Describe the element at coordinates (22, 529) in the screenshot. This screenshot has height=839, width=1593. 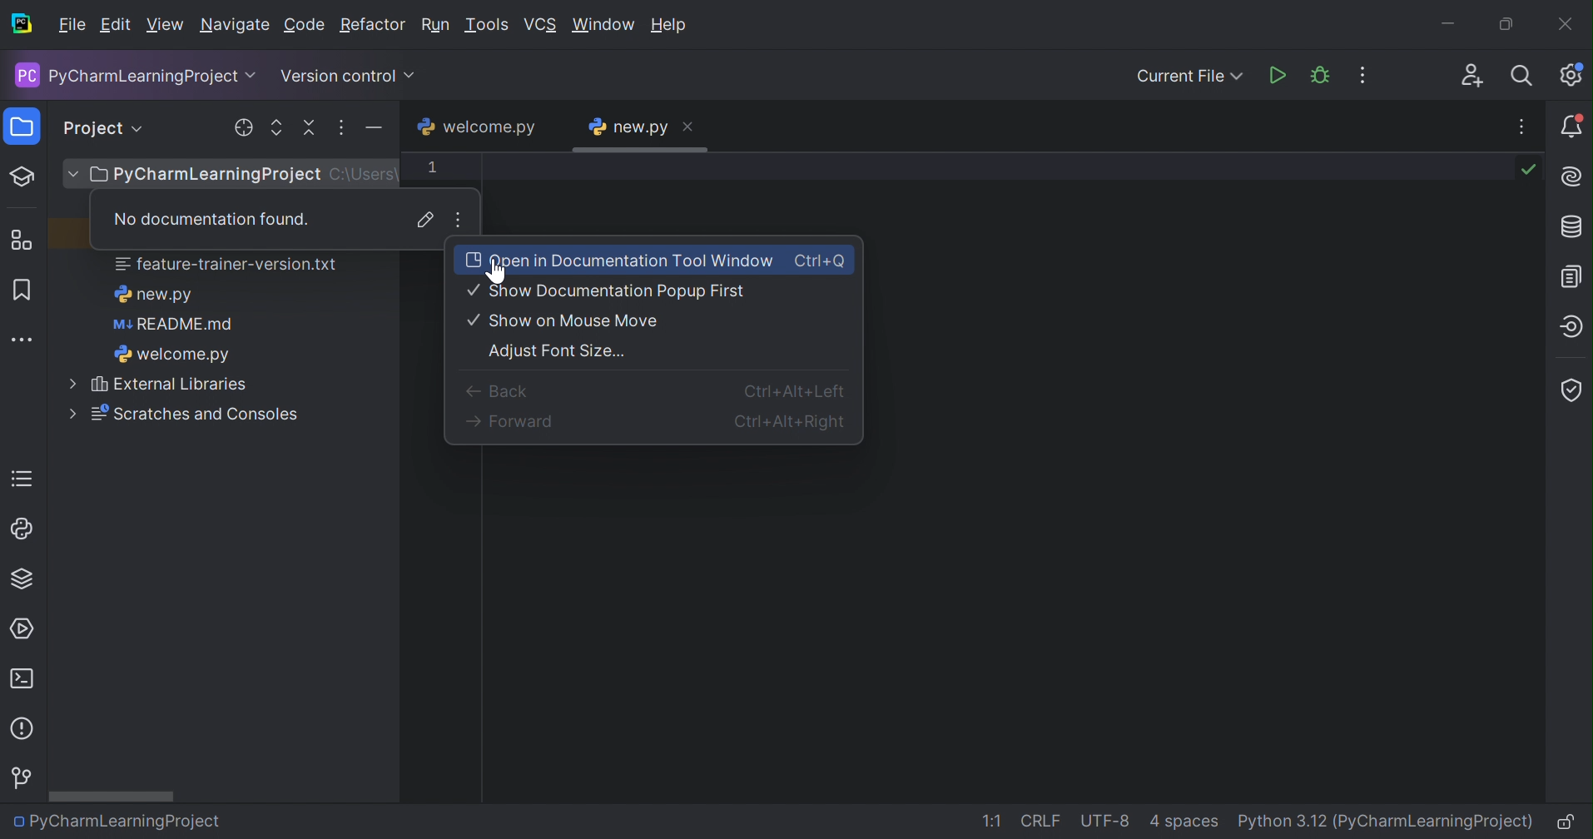
I see `python console` at that location.